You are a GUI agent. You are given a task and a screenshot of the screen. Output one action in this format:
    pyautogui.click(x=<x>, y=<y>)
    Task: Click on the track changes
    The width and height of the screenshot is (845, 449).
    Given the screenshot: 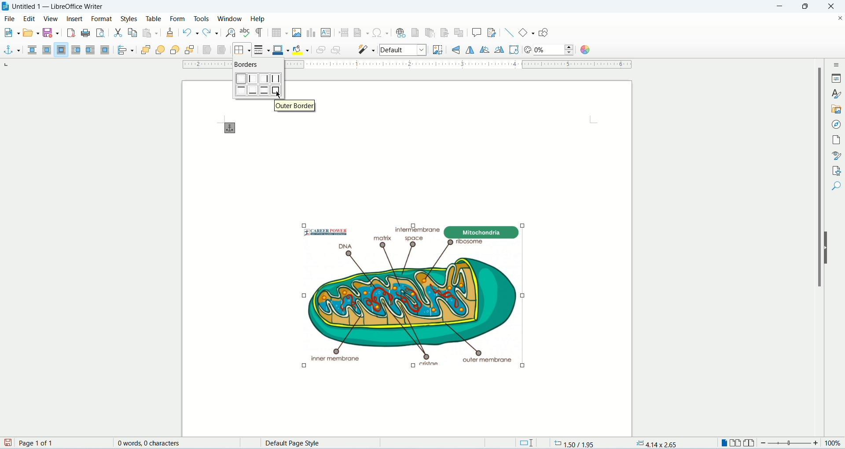 What is the action you would take?
    pyautogui.click(x=492, y=33)
    